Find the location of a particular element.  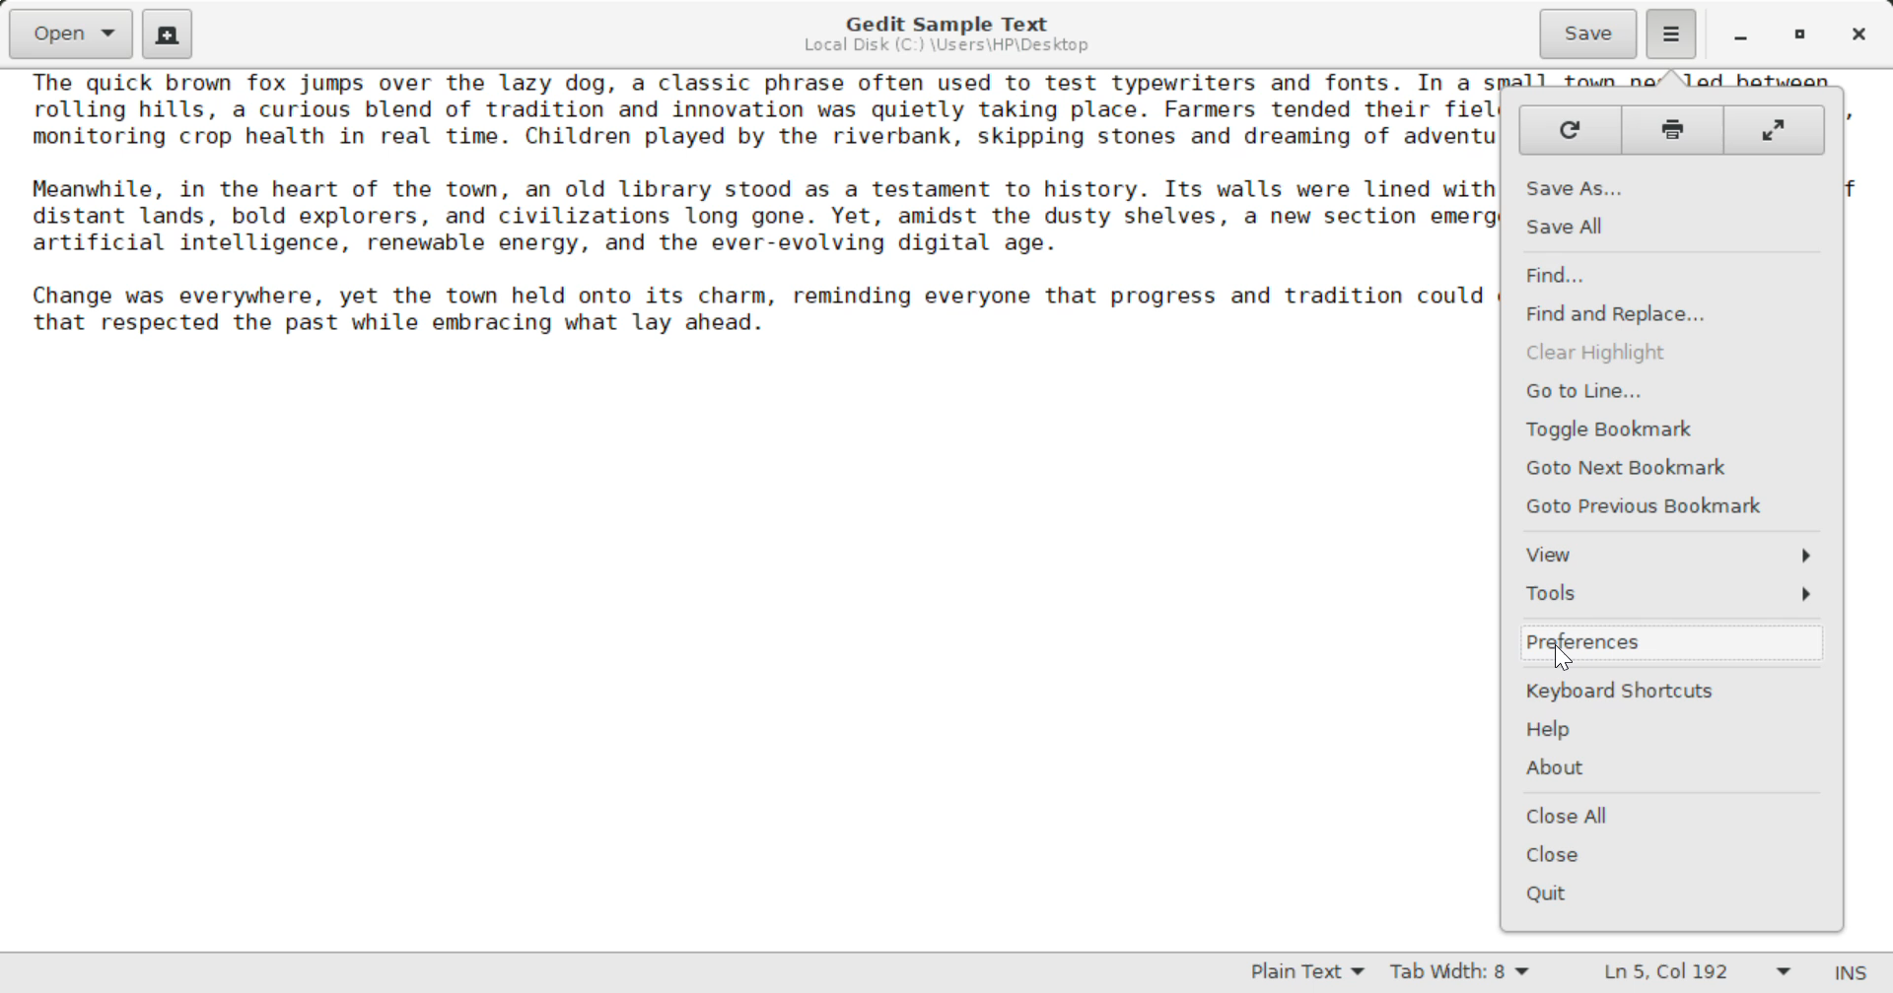

About is located at coordinates (1575, 766).